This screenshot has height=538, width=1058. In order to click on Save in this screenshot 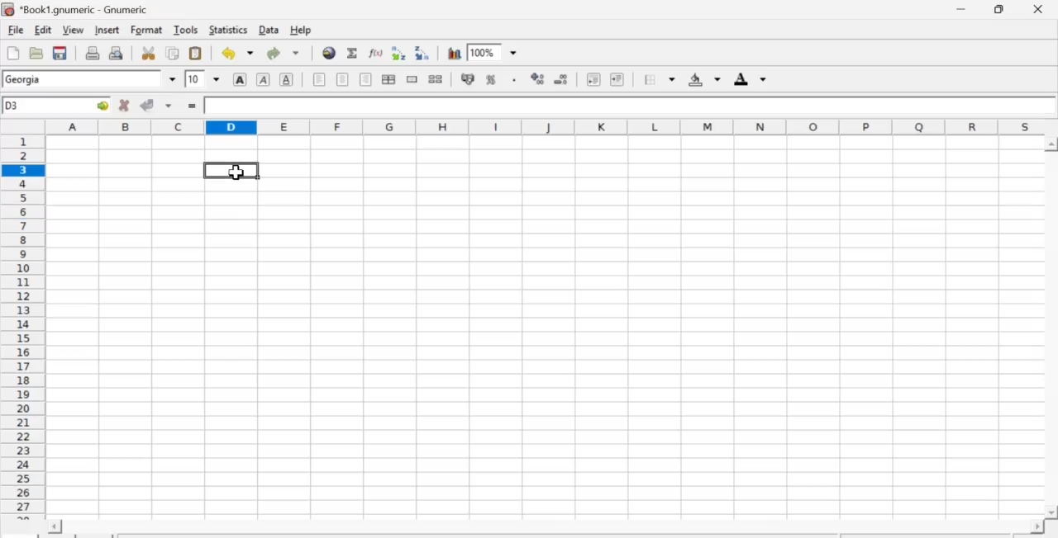, I will do `click(60, 54)`.